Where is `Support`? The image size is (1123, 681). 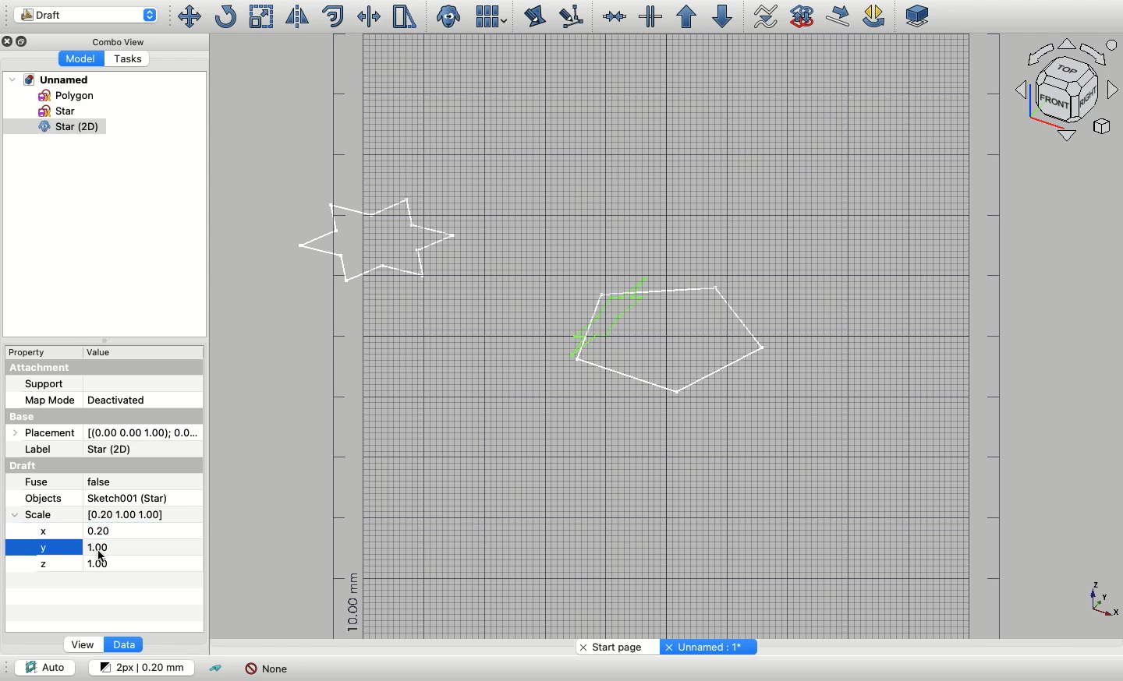
Support is located at coordinates (44, 384).